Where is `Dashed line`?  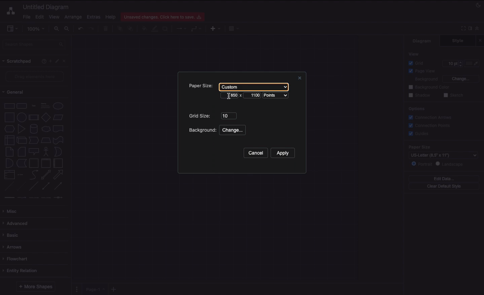
Dashed line is located at coordinates (8, 187).